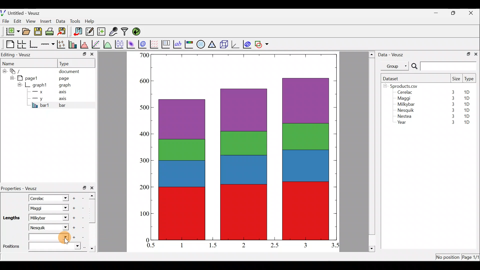 The image size is (480, 270). Describe the element at coordinates (17, 54) in the screenshot. I see `Editing - Veusz` at that location.